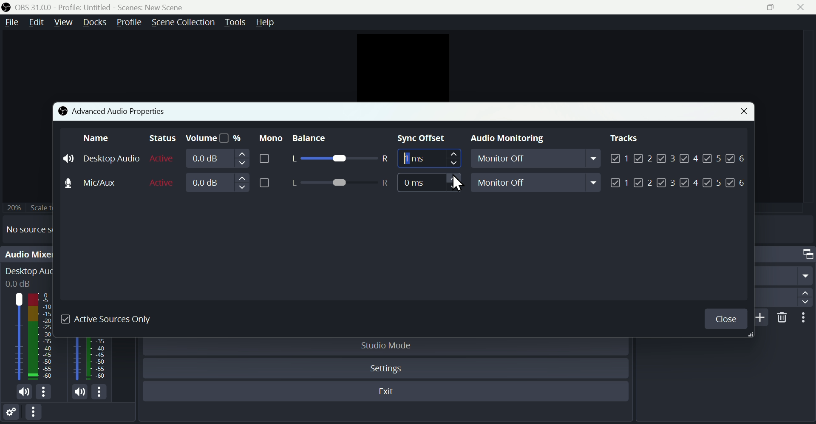 Image resolution: width=816 pixels, height=424 pixels. What do you see at coordinates (689, 158) in the screenshot?
I see `(un)check Track 4` at bounding box center [689, 158].